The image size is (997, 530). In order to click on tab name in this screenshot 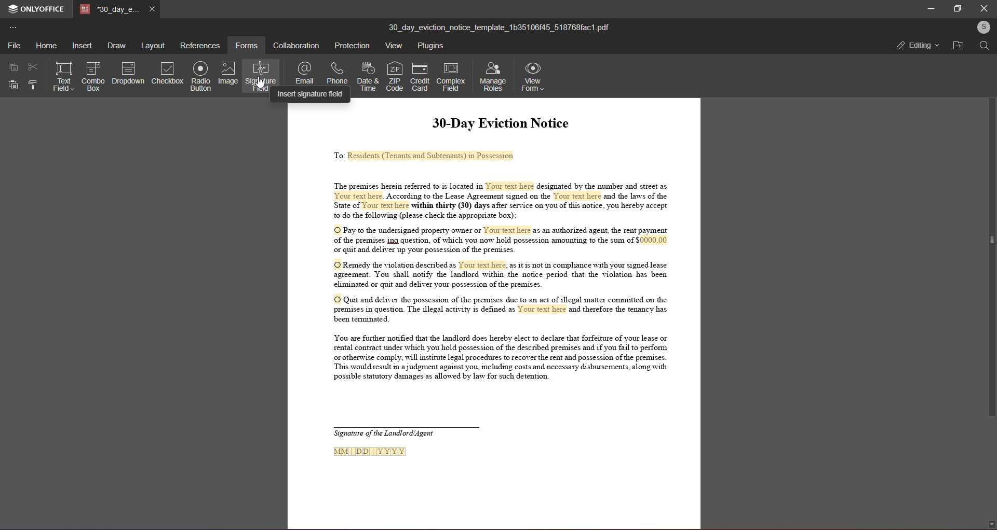, I will do `click(111, 9)`.